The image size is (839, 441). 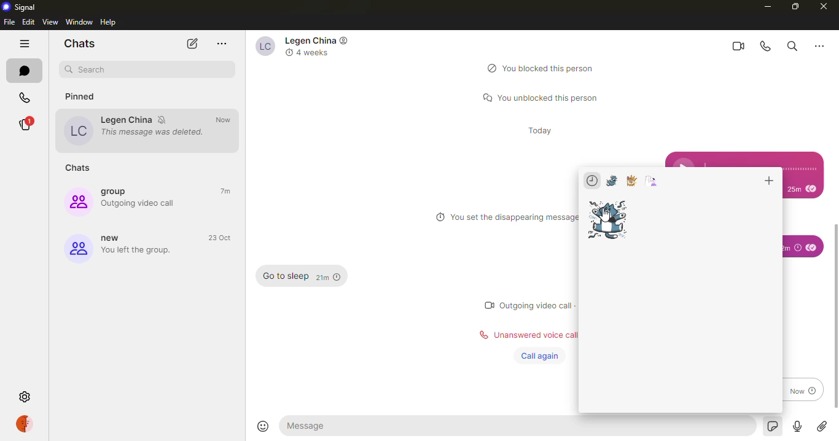 What do you see at coordinates (118, 191) in the screenshot?
I see `group` at bounding box center [118, 191].